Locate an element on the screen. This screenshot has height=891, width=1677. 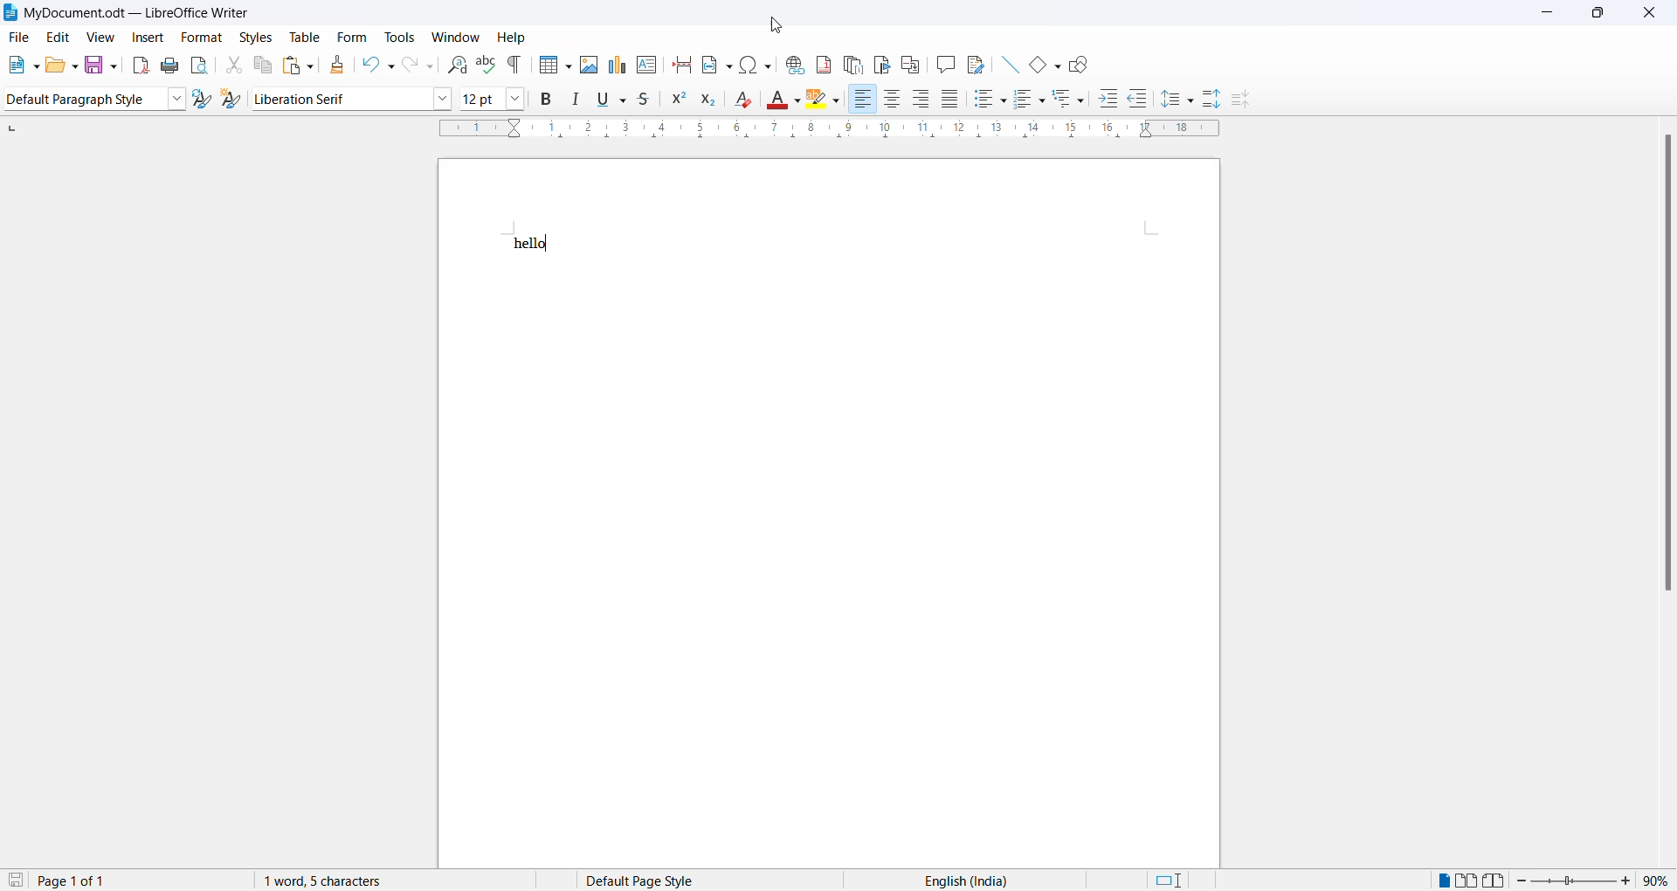
standard selection is located at coordinates (1175, 881).